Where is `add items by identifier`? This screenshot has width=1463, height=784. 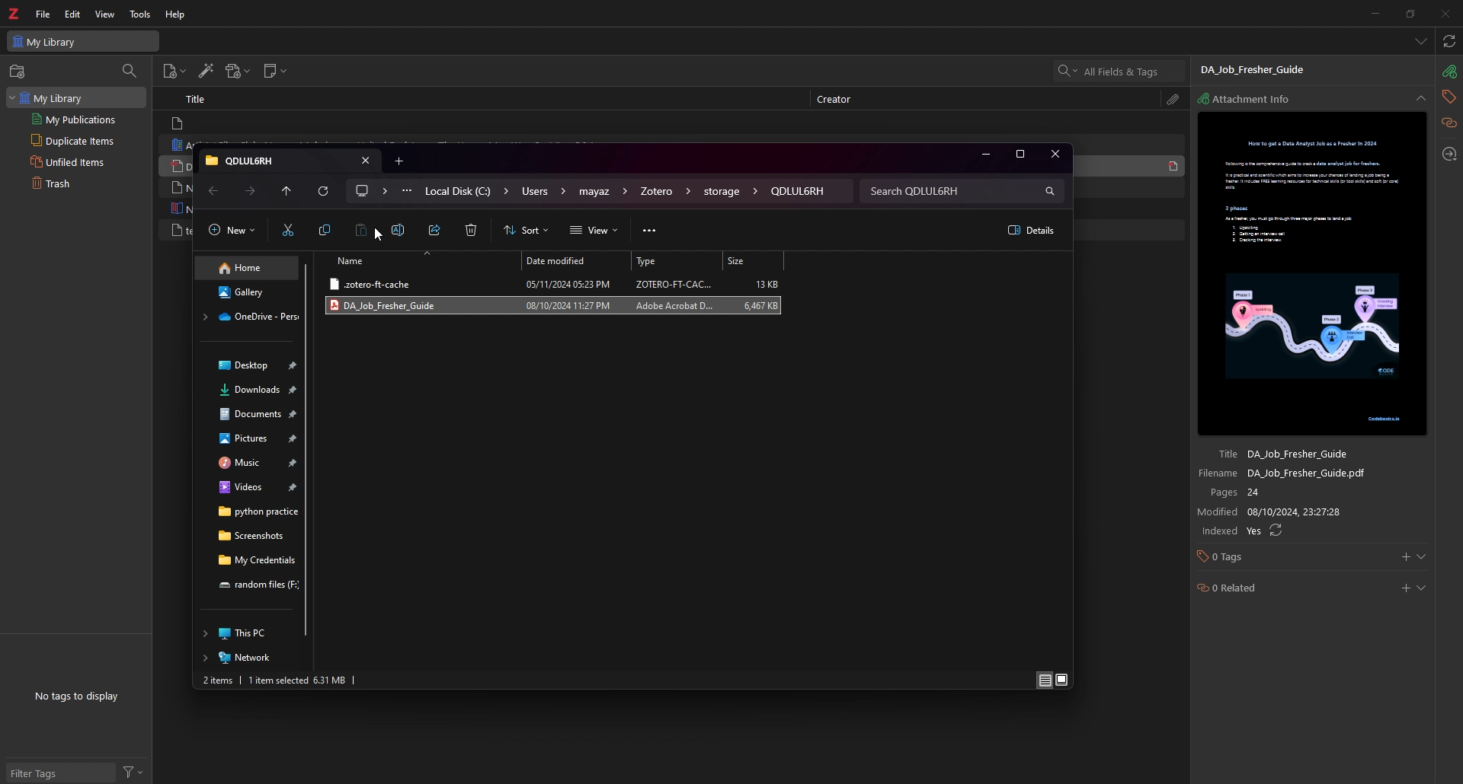
add items by identifier is located at coordinates (206, 72).